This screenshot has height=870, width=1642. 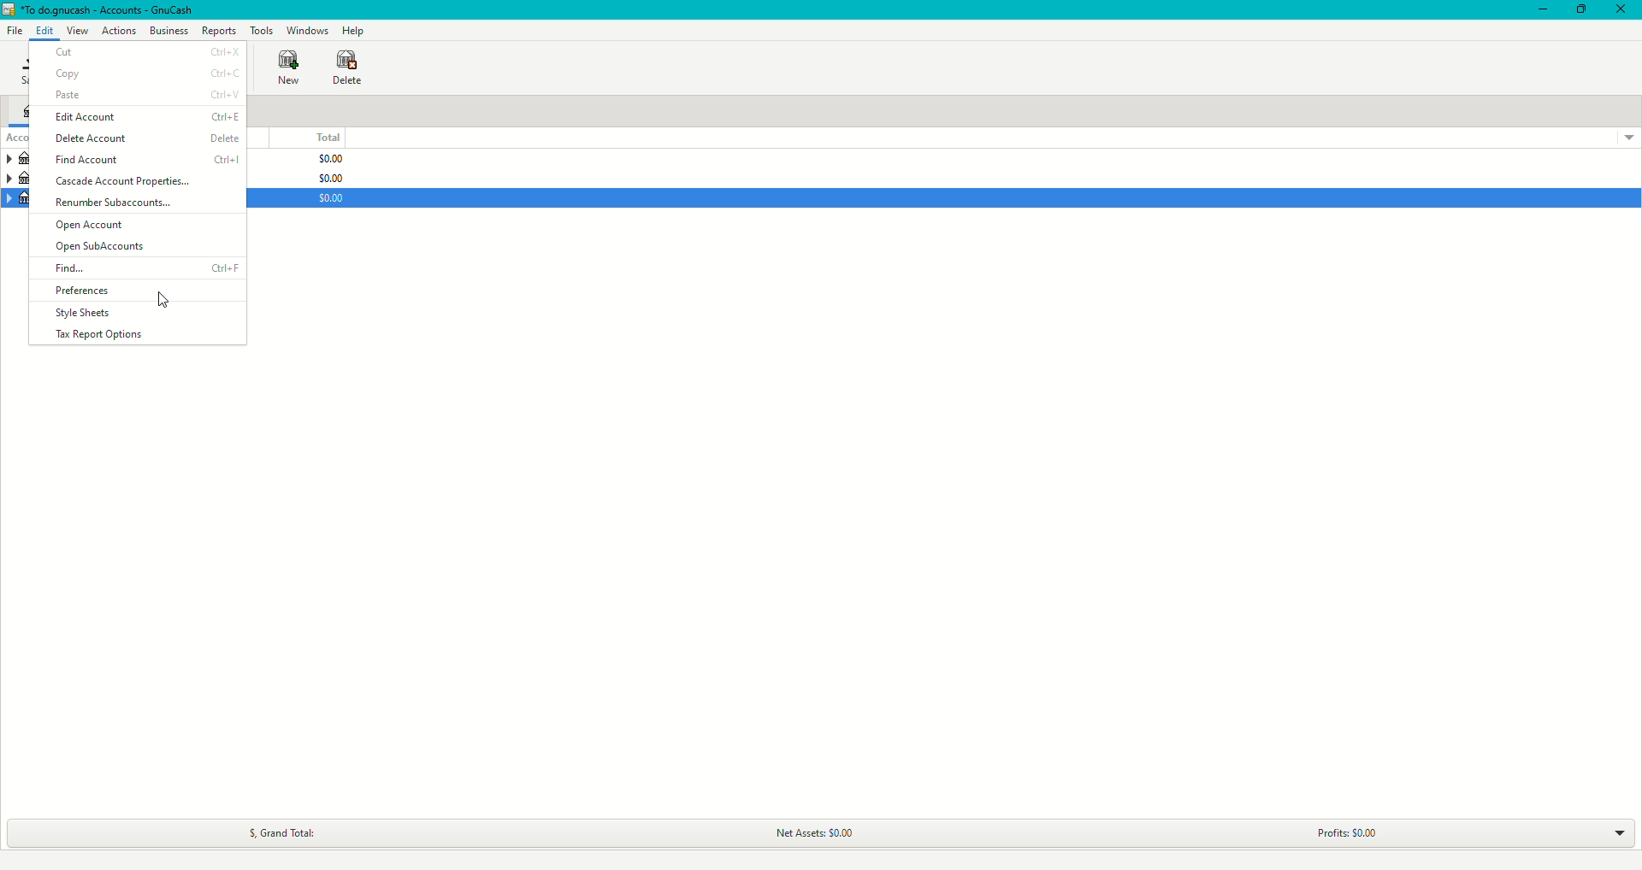 I want to click on Profits, so click(x=1343, y=834).